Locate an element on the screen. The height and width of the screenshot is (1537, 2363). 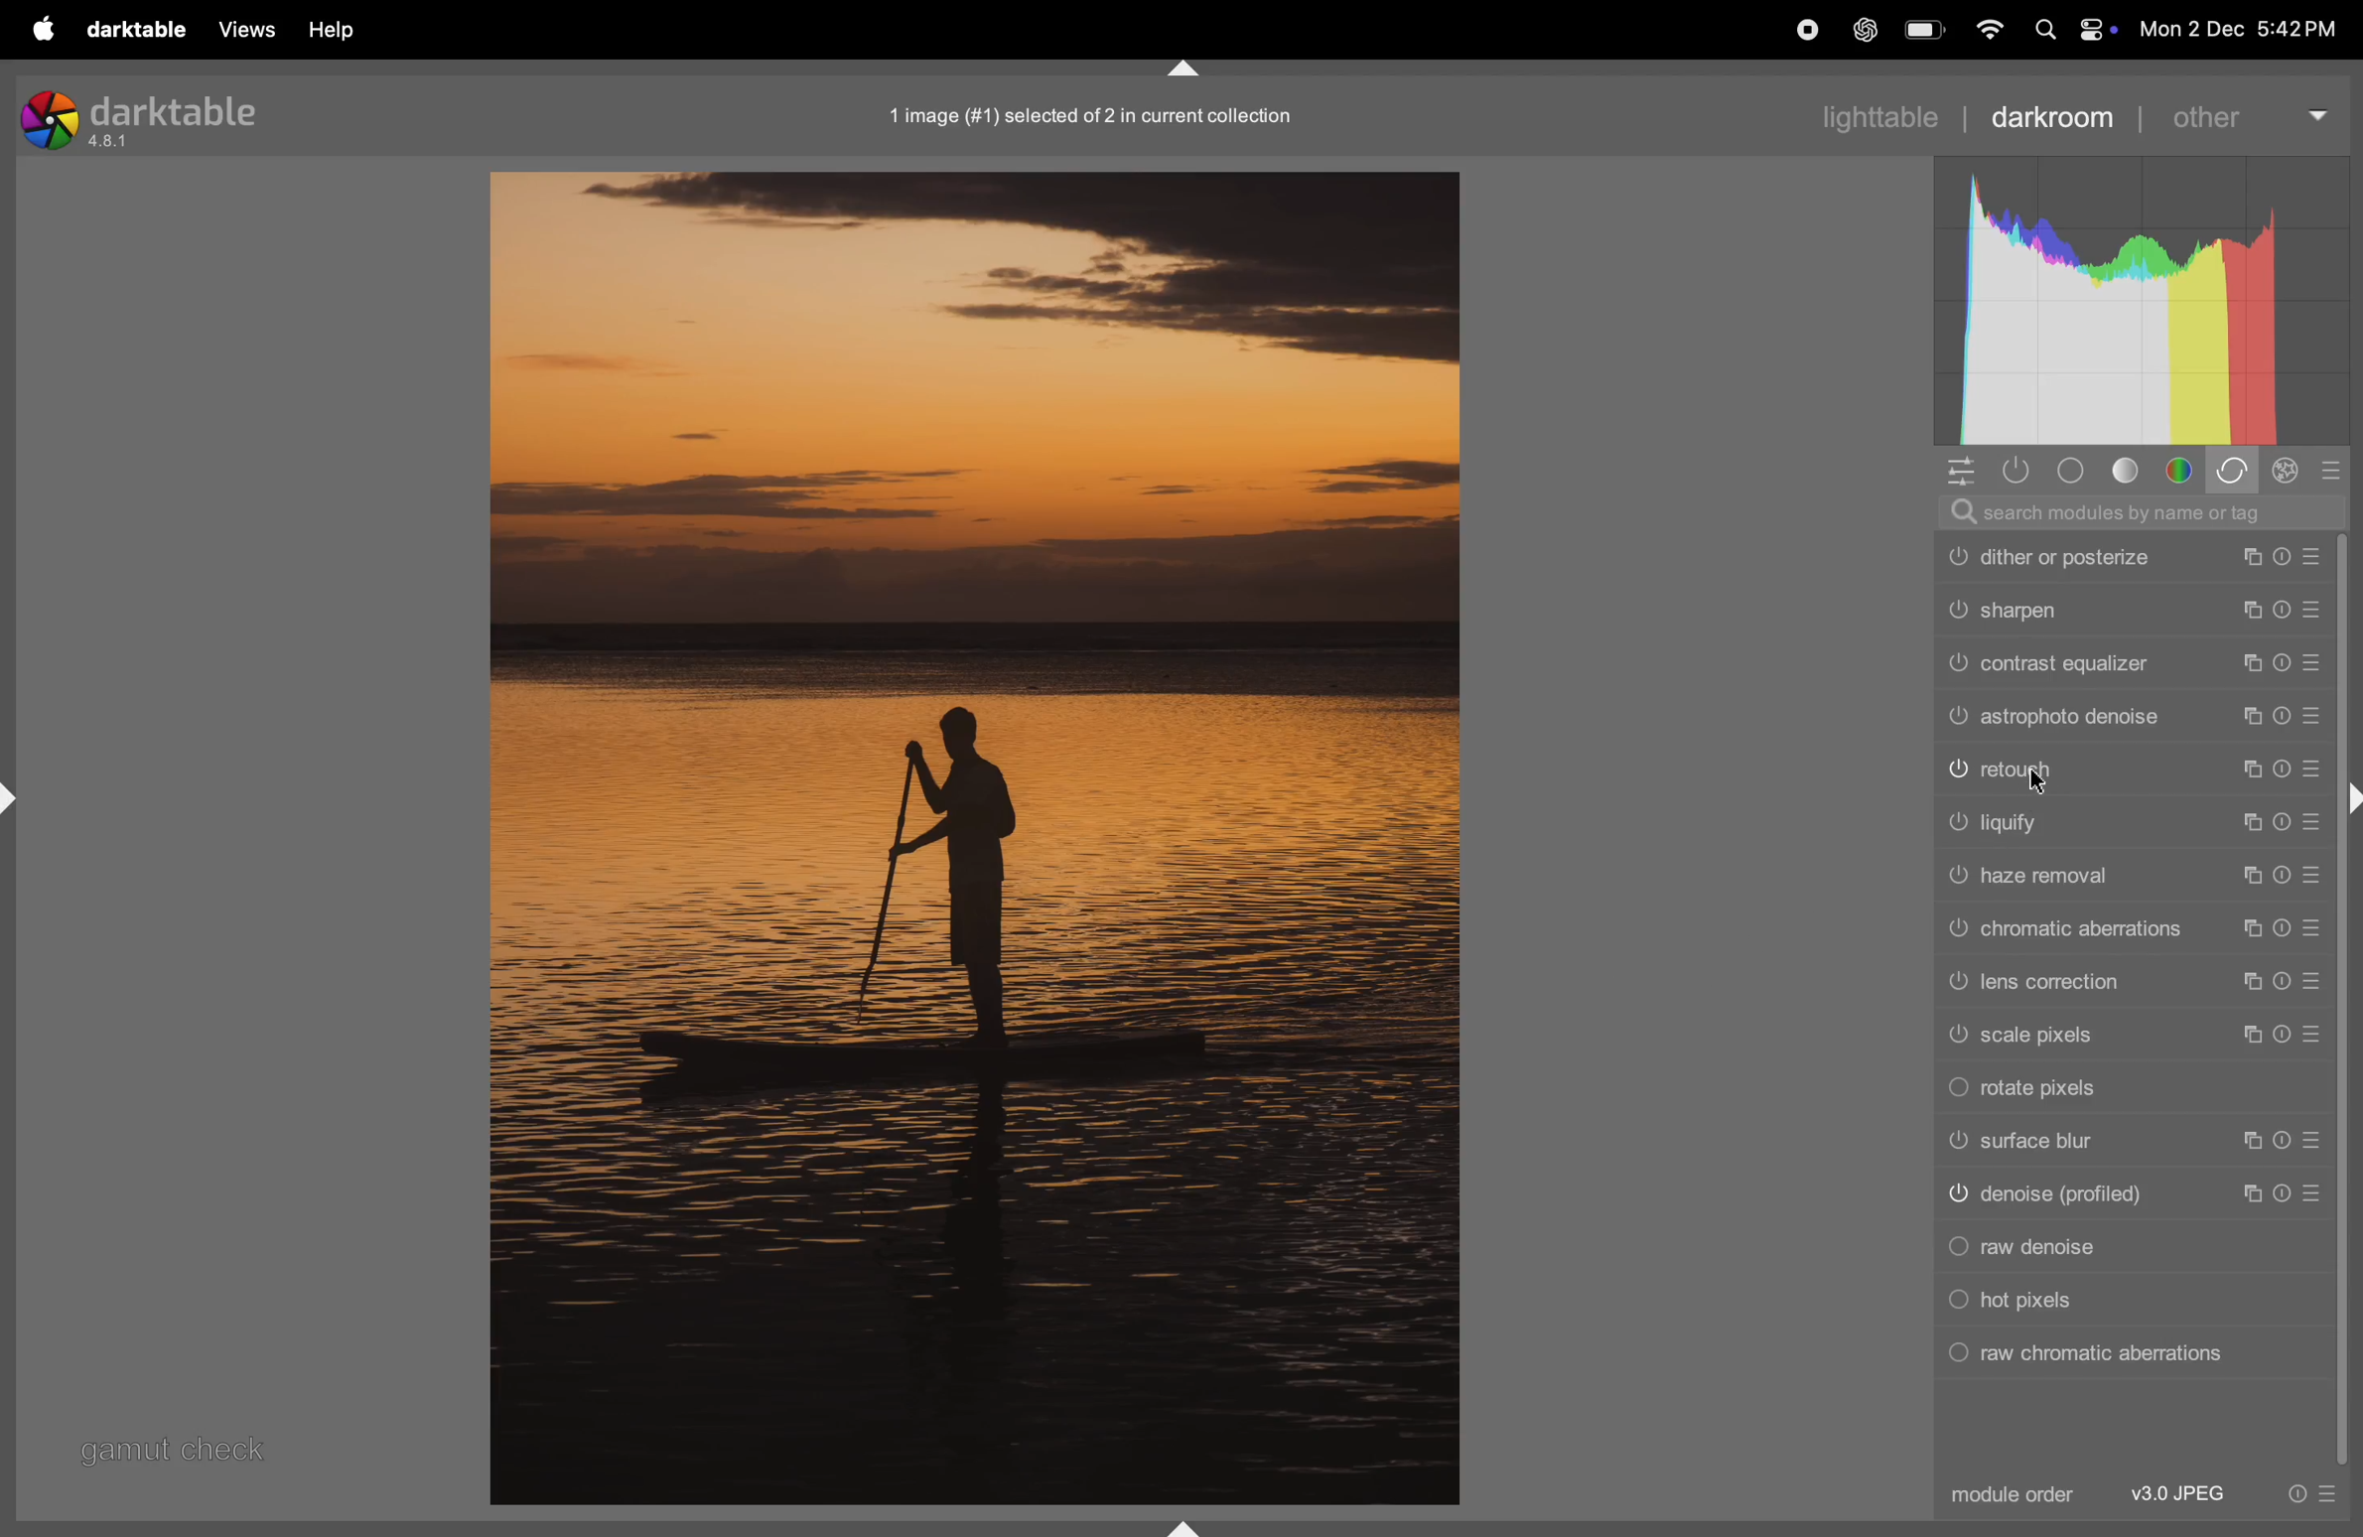
expand is located at coordinates (1184, 1523).